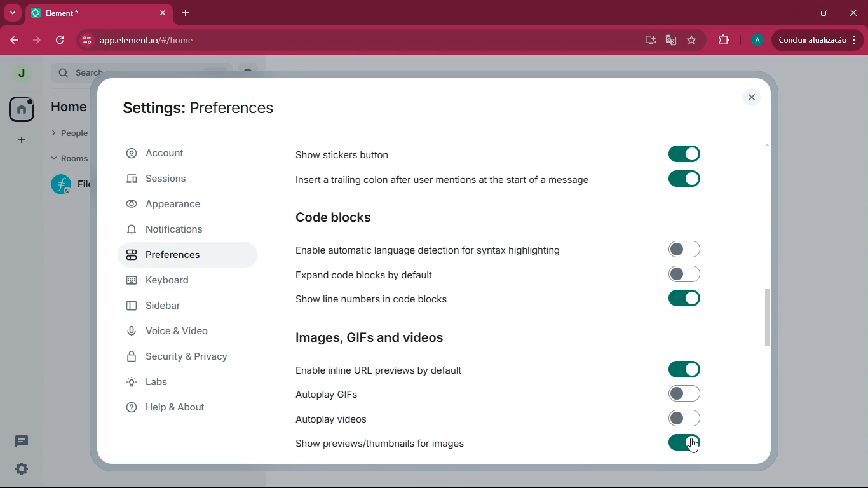  I want to click on Settings, so click(24, 471).